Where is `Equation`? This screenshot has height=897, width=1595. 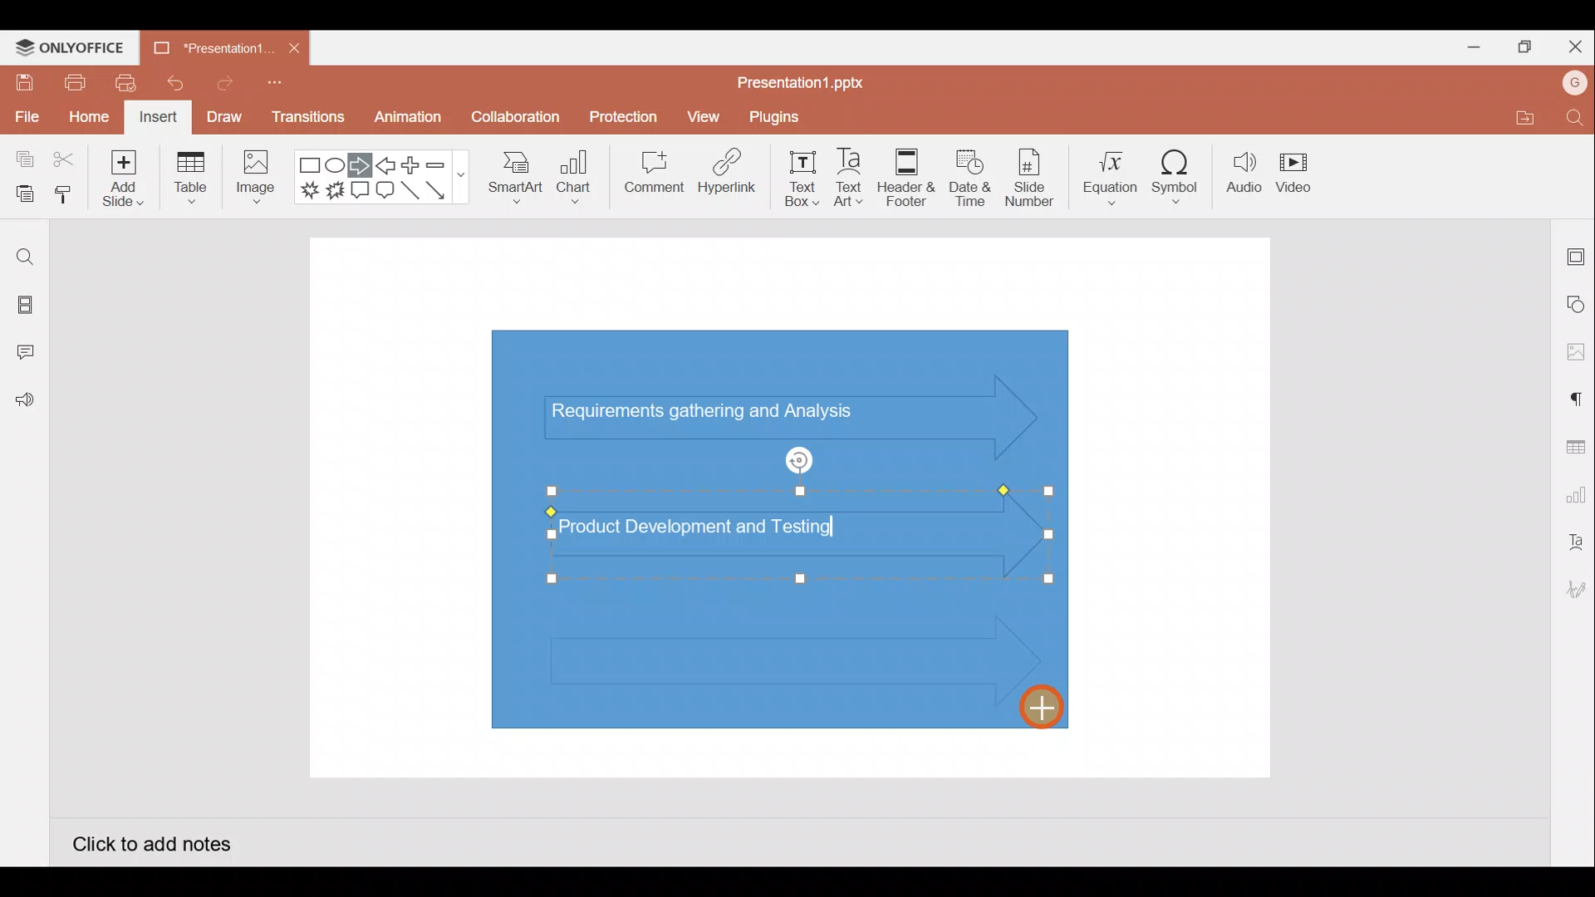
Equation is located at coordinates (1112, 172).